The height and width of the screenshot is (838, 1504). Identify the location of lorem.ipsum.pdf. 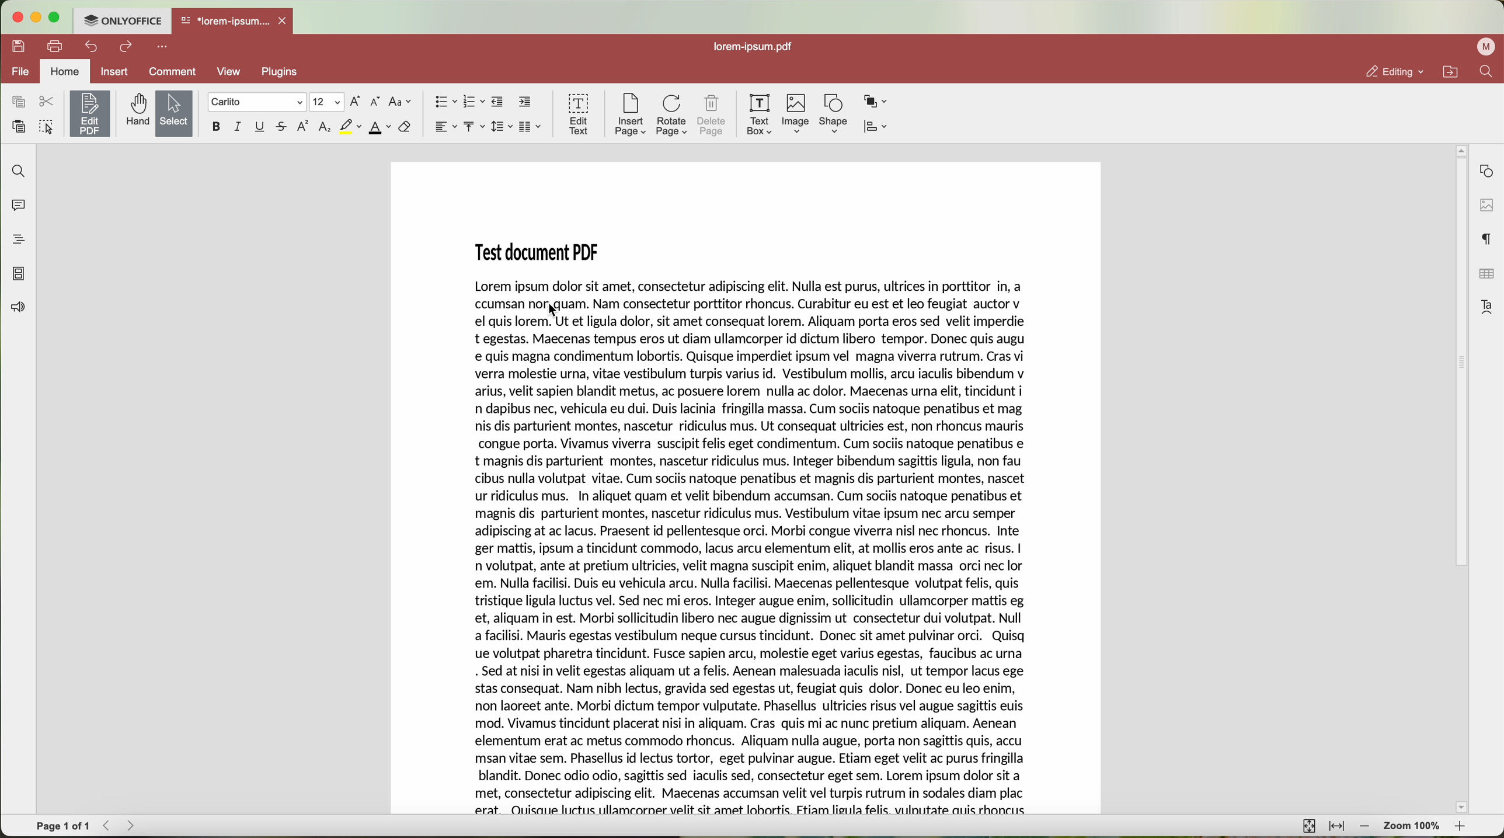
(757, 47).